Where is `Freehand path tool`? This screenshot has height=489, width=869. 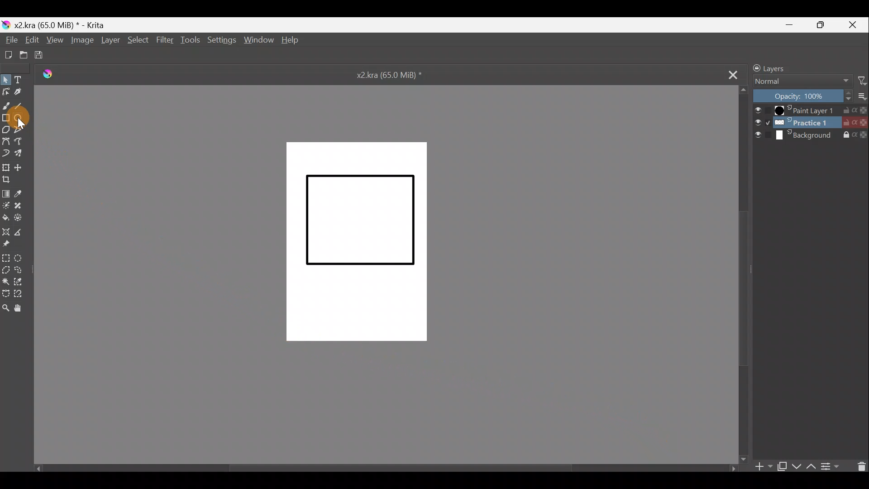 Freehand path tool is located at coordinates (20, 142).